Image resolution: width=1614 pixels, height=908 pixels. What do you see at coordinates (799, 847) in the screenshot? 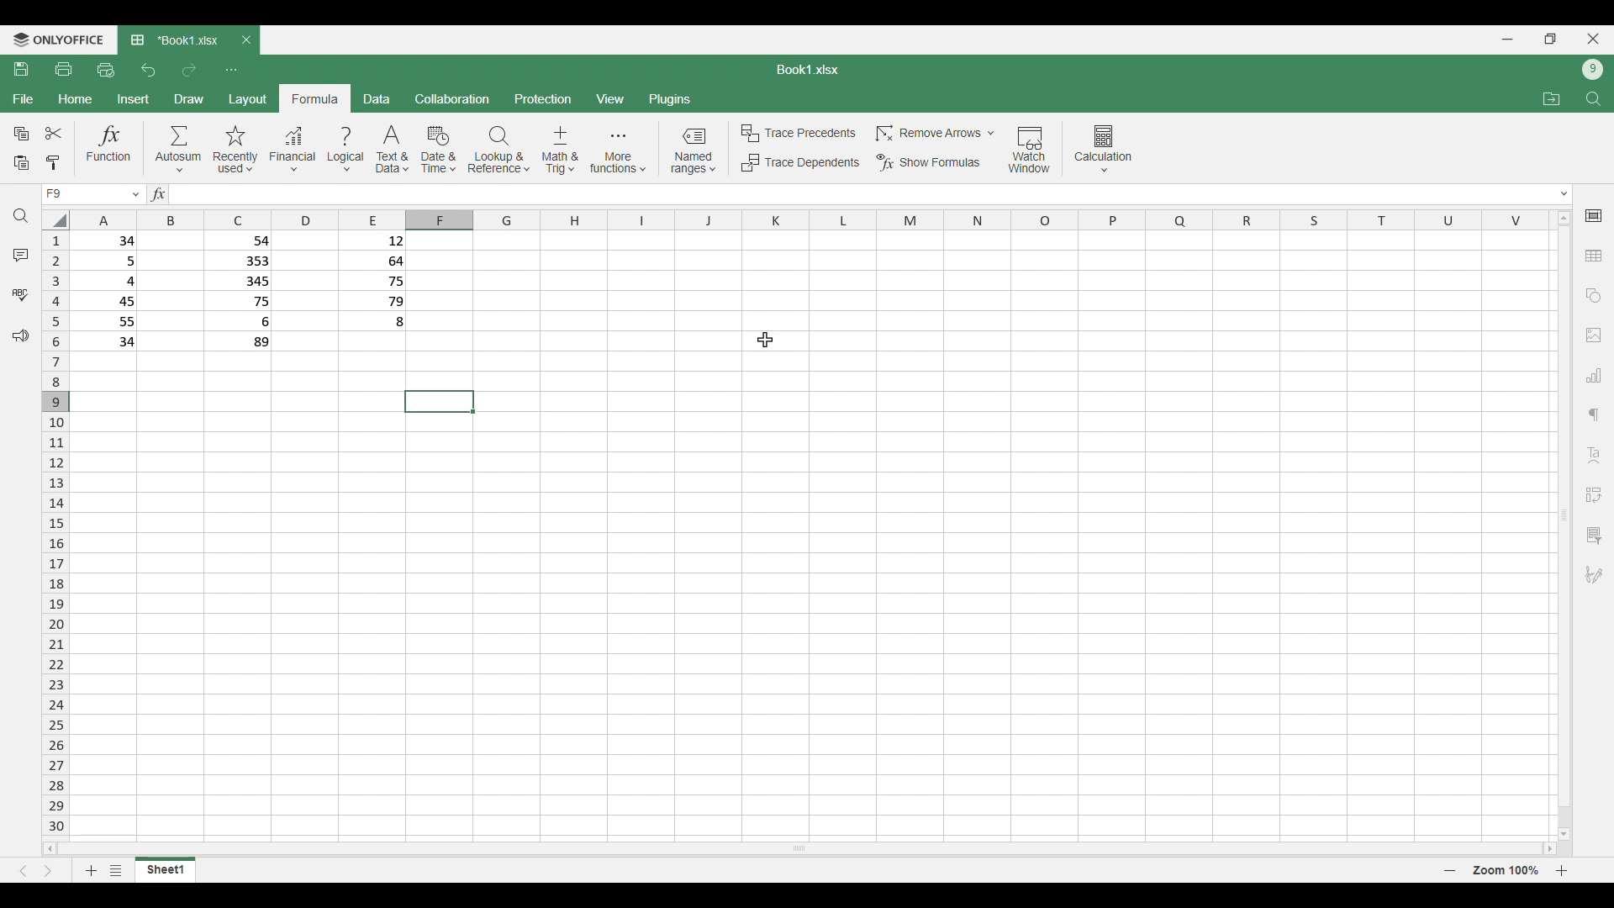
I see `Horizontal slide bar` at bounding box center [799, 847].